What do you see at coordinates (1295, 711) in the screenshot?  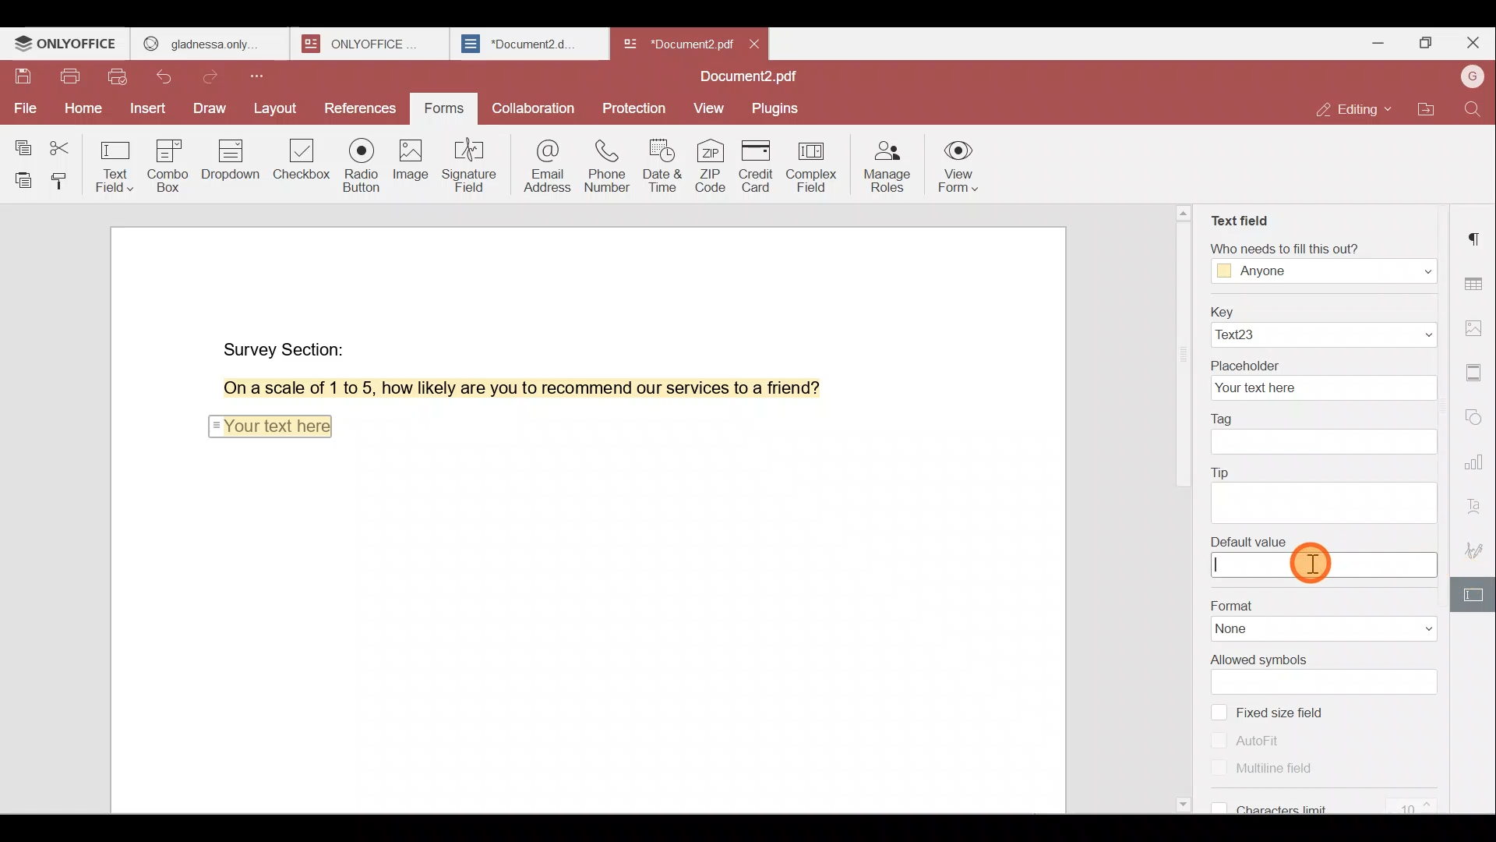 I see `Fixed size field` at bounding box center [1295, 711].